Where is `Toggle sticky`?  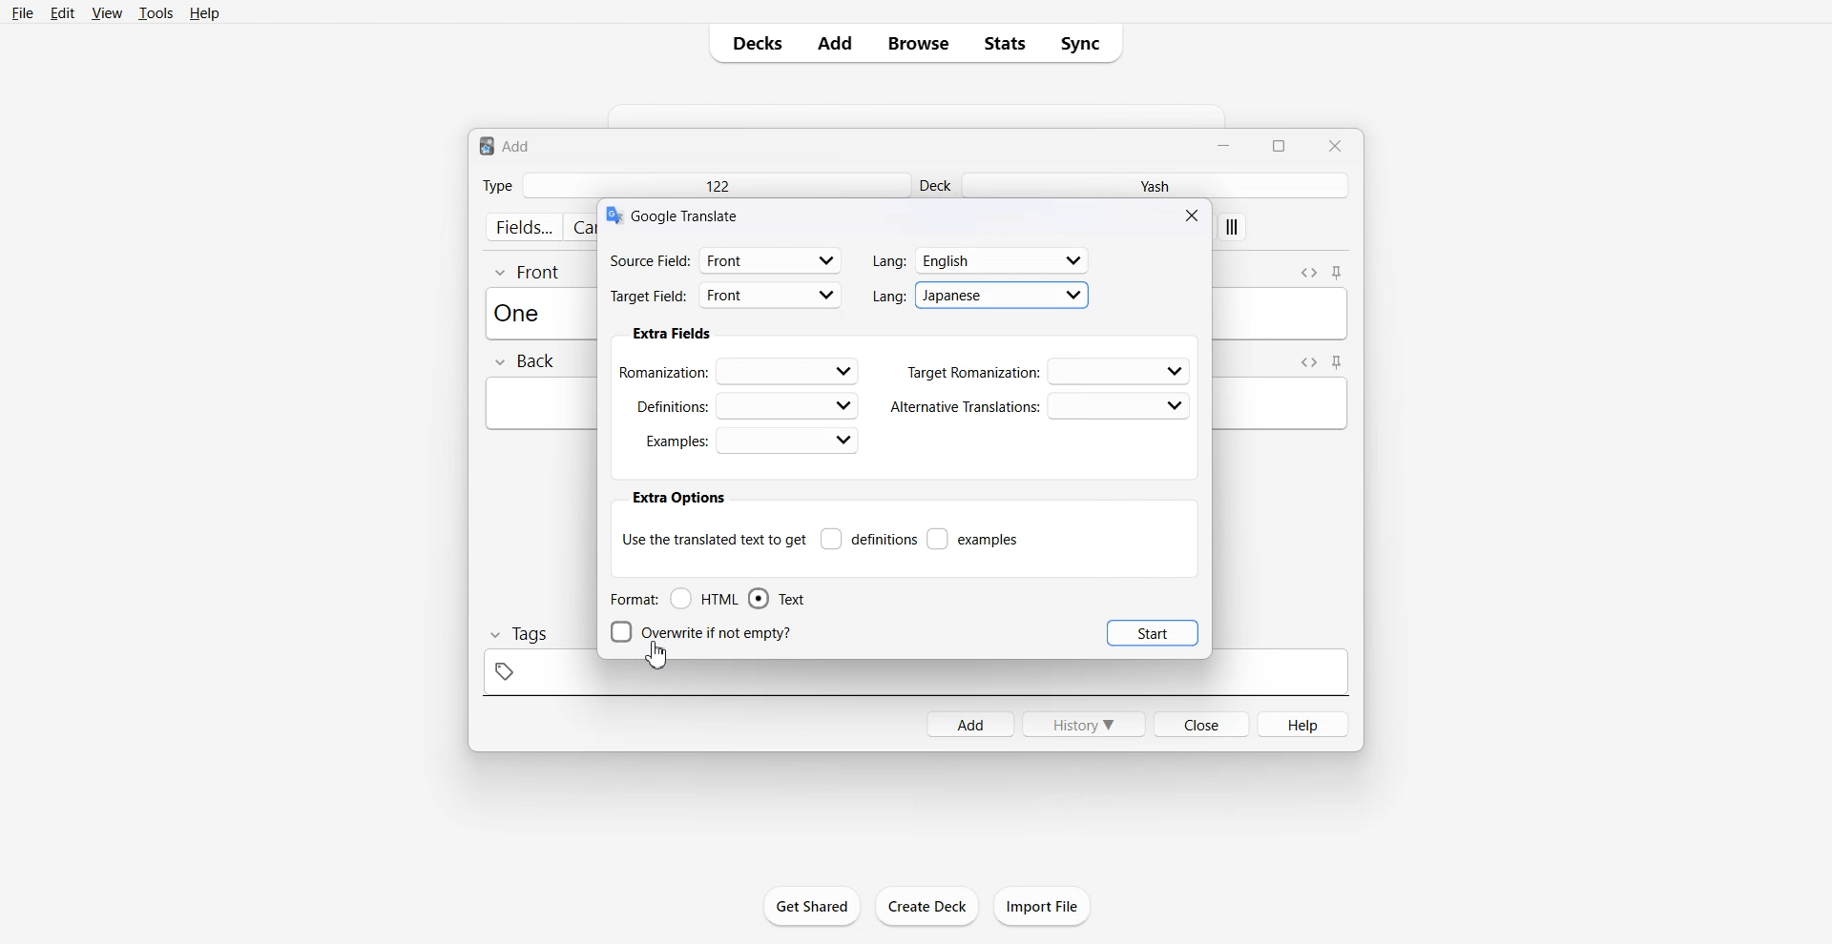
Toggle sticky is located at coordinates (1338, 362).